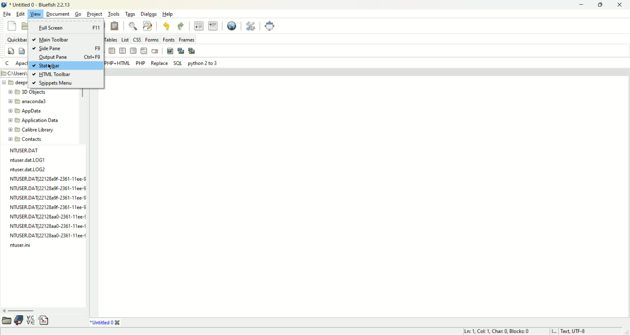 The width and height of the screenshot is (630, 335). I want to click on file, so click(7, 14).